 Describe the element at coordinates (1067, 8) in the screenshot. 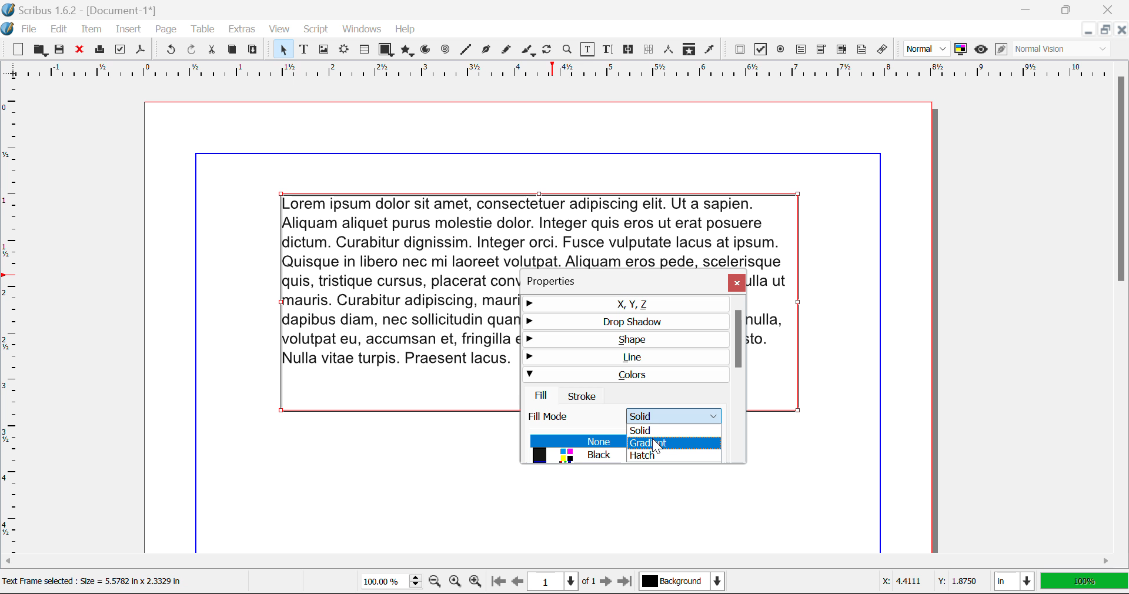

I see `Minimize` at that location.